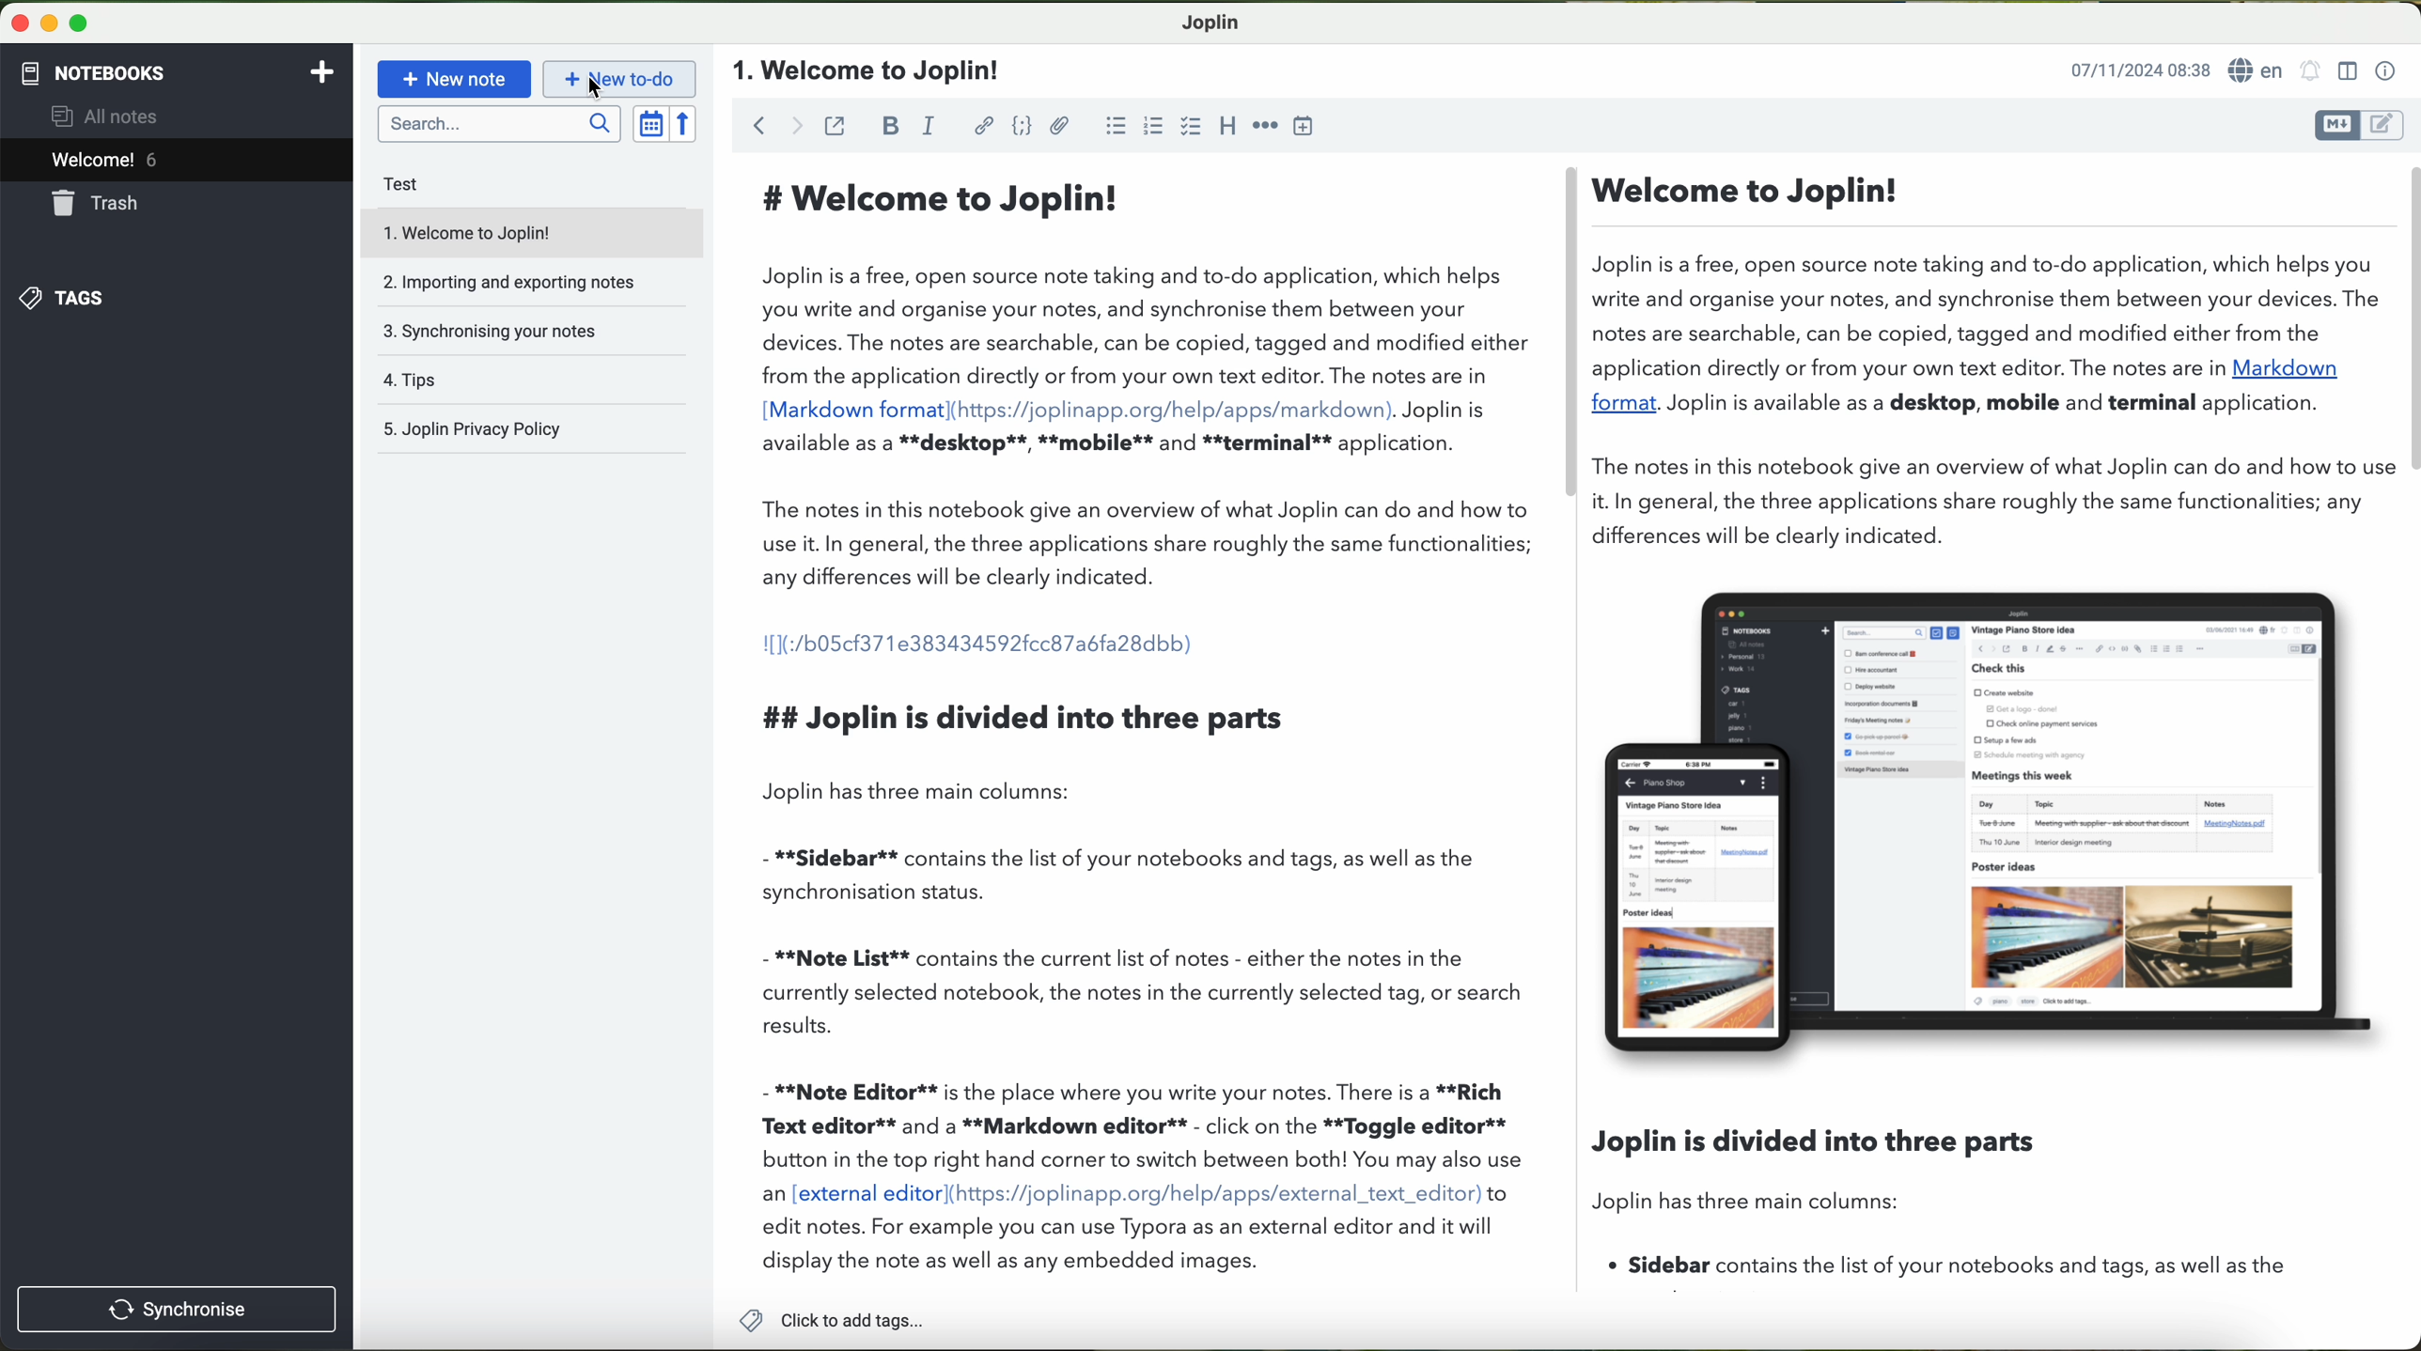 Image resolution: width=2421 pixels, height=1351 pixels. I want to click on reverse sort order, so click(685, 122).